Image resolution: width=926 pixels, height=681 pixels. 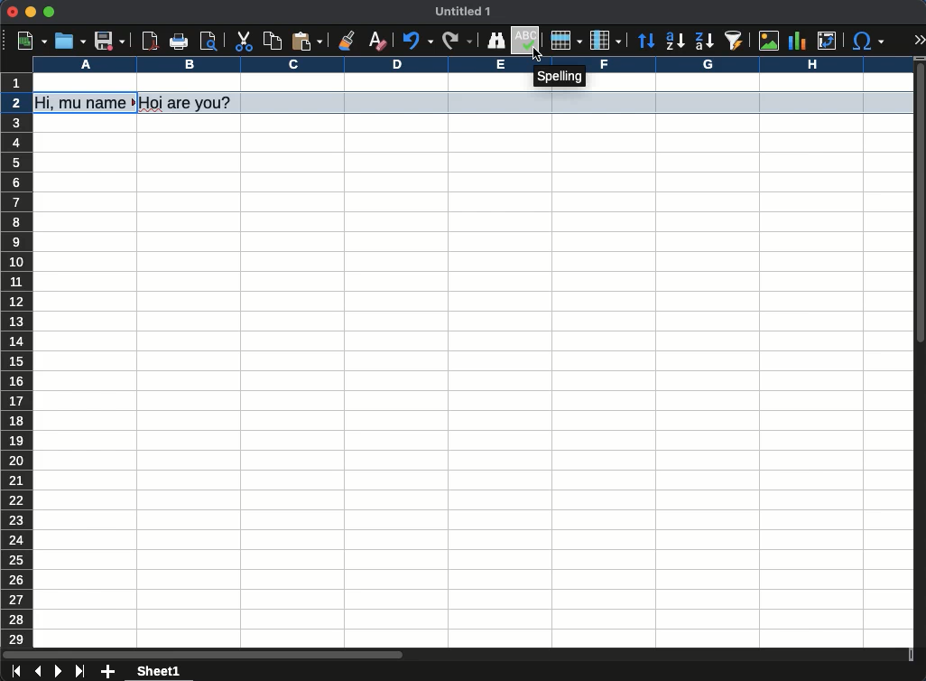 I want to click on pdf preview, so click(x=151, y=41).